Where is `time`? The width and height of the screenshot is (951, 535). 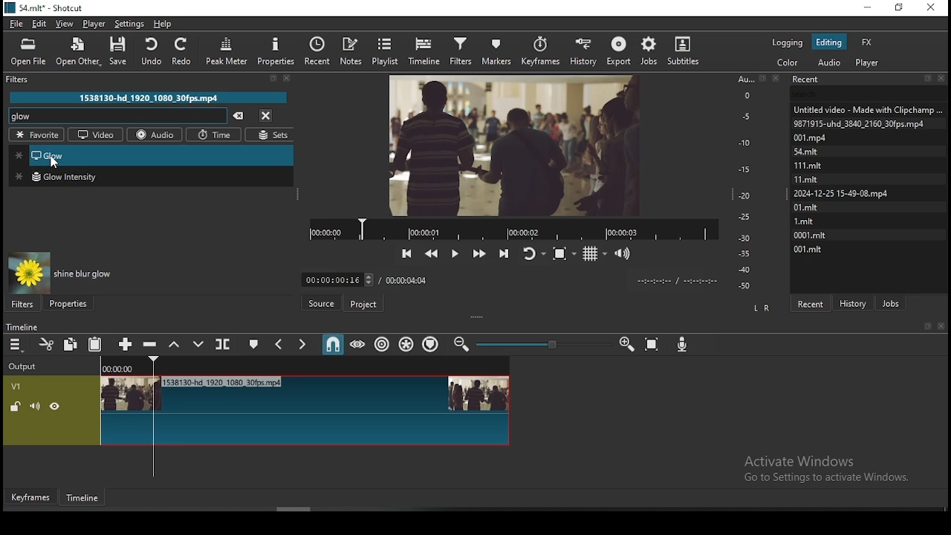
time is located at coordinates (215, 136).